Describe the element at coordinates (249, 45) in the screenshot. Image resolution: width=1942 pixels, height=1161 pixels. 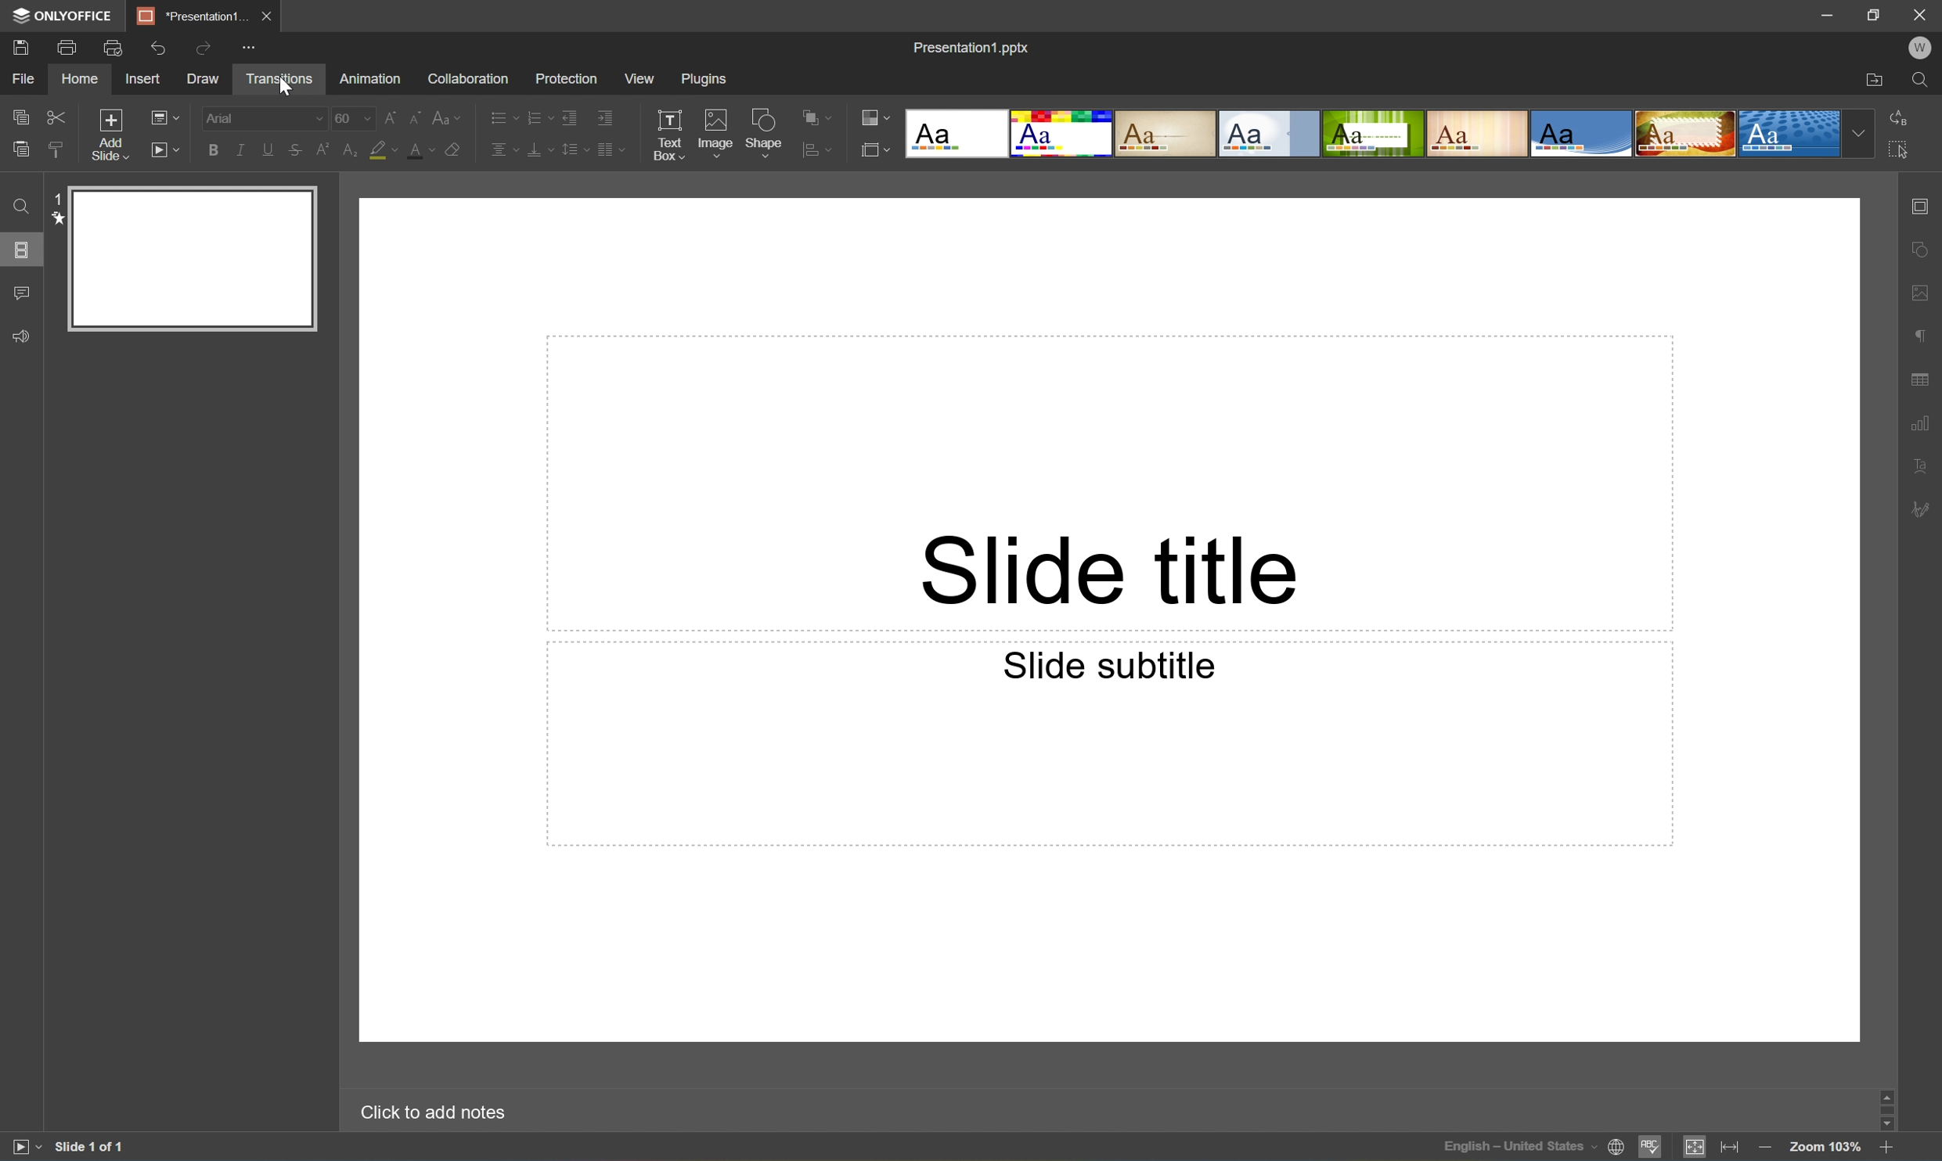
I see `Customize quick access toolbar` at that location.